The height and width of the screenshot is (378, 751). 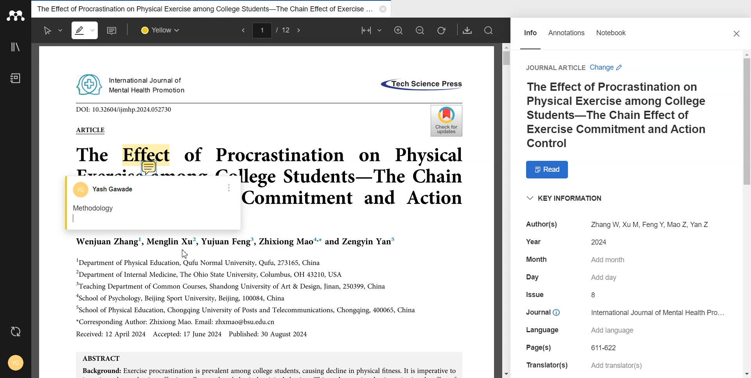 I want to click on Day Add day, so click(x=572, y=277).